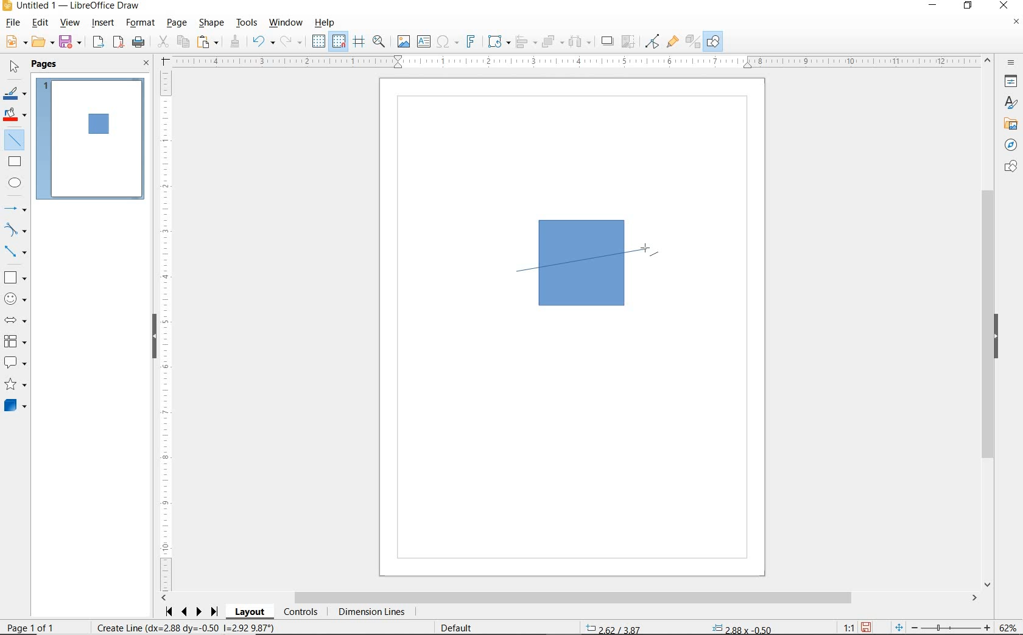 This screenshot has height=635, width=1023. Describe the element at coordinates (379, 41) in the screenshot. I see `ZOOM & PAN` at that location.